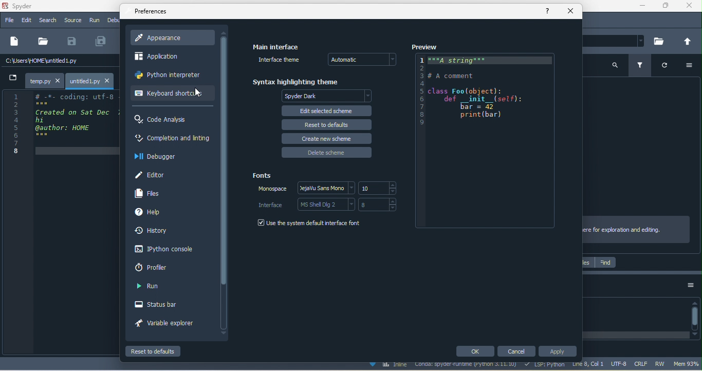  Describe the element at coordinates (639, 363) in the screenshot. I see `crlf` at that location.